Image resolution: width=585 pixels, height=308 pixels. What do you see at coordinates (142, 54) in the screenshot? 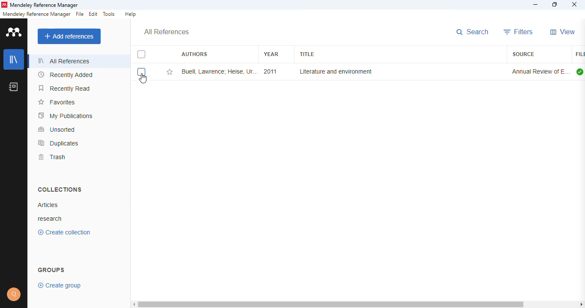
I see `select` at bounding box center [142, 54].